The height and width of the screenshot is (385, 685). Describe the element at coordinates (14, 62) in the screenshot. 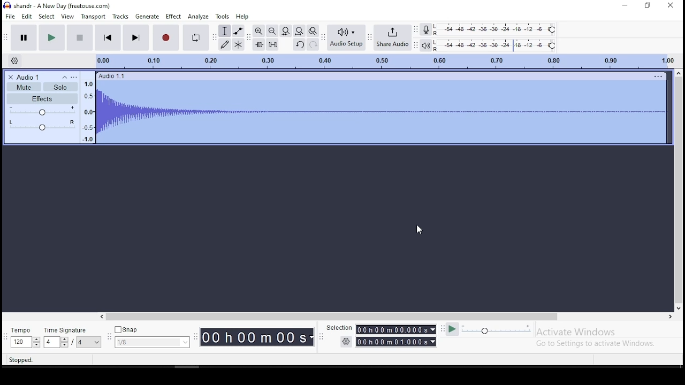

I see `timeline settings` at that location.